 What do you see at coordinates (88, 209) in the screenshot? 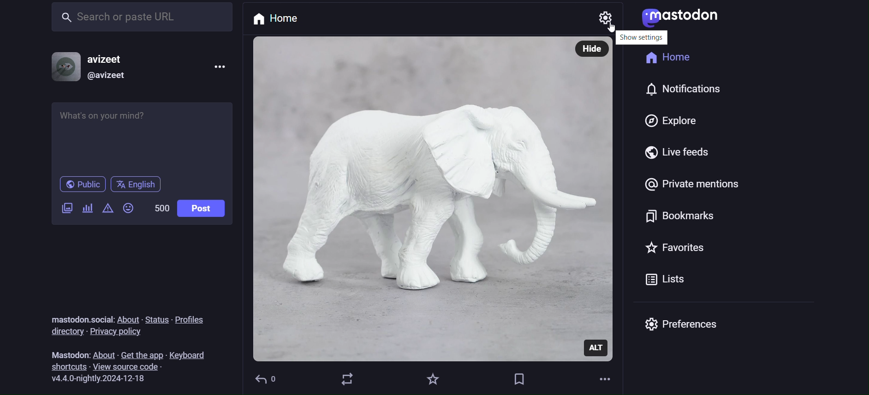
I see `add poll` at bounding box center [88, 209].